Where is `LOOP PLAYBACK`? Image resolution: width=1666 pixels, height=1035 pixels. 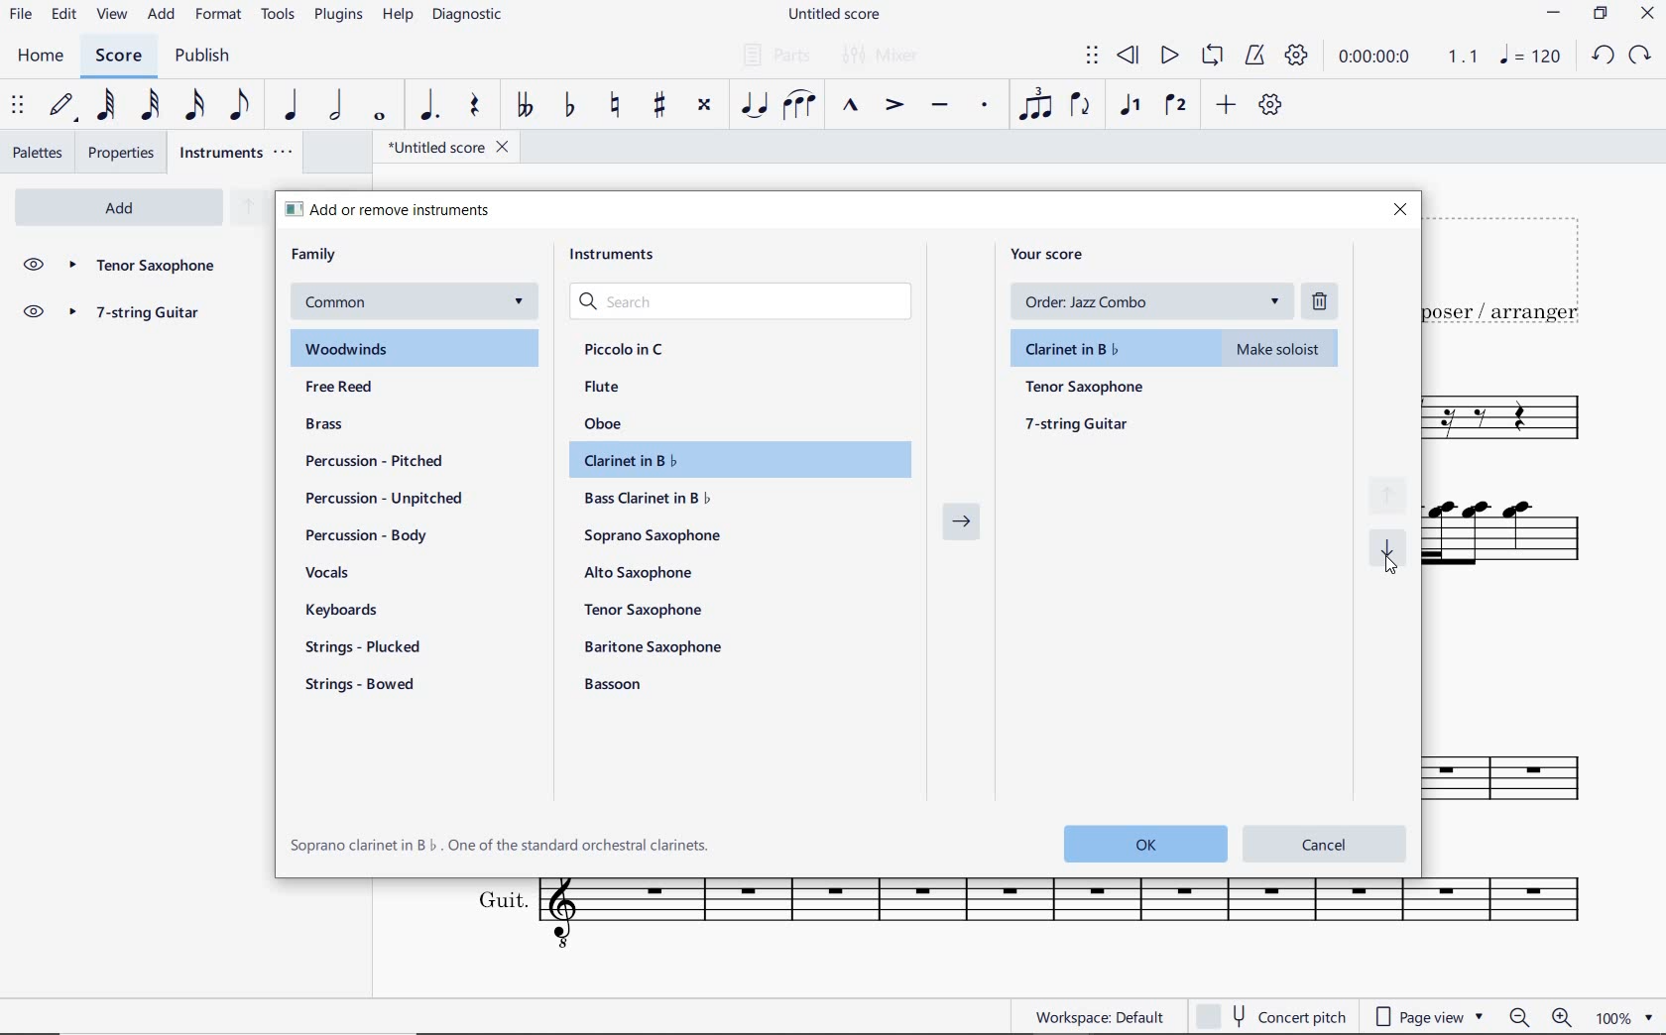 LOOP PLAYBACK is located at coordinates (1210, 57).